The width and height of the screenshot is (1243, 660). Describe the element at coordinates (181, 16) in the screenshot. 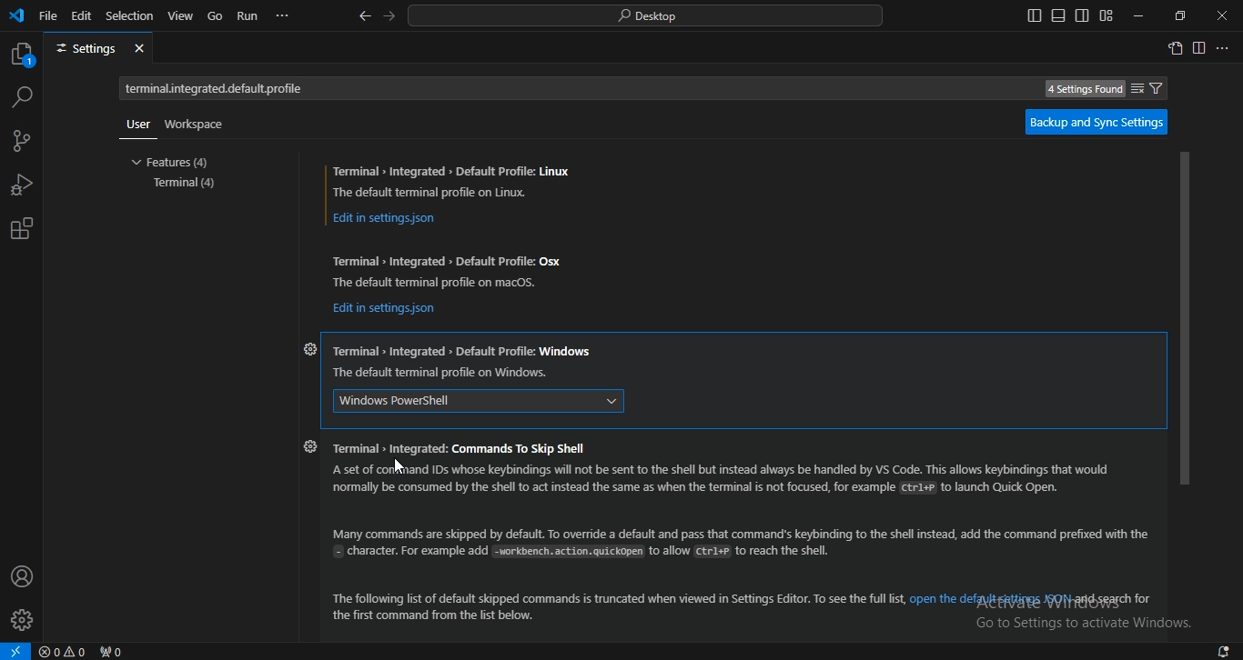

I see `view` at that location.